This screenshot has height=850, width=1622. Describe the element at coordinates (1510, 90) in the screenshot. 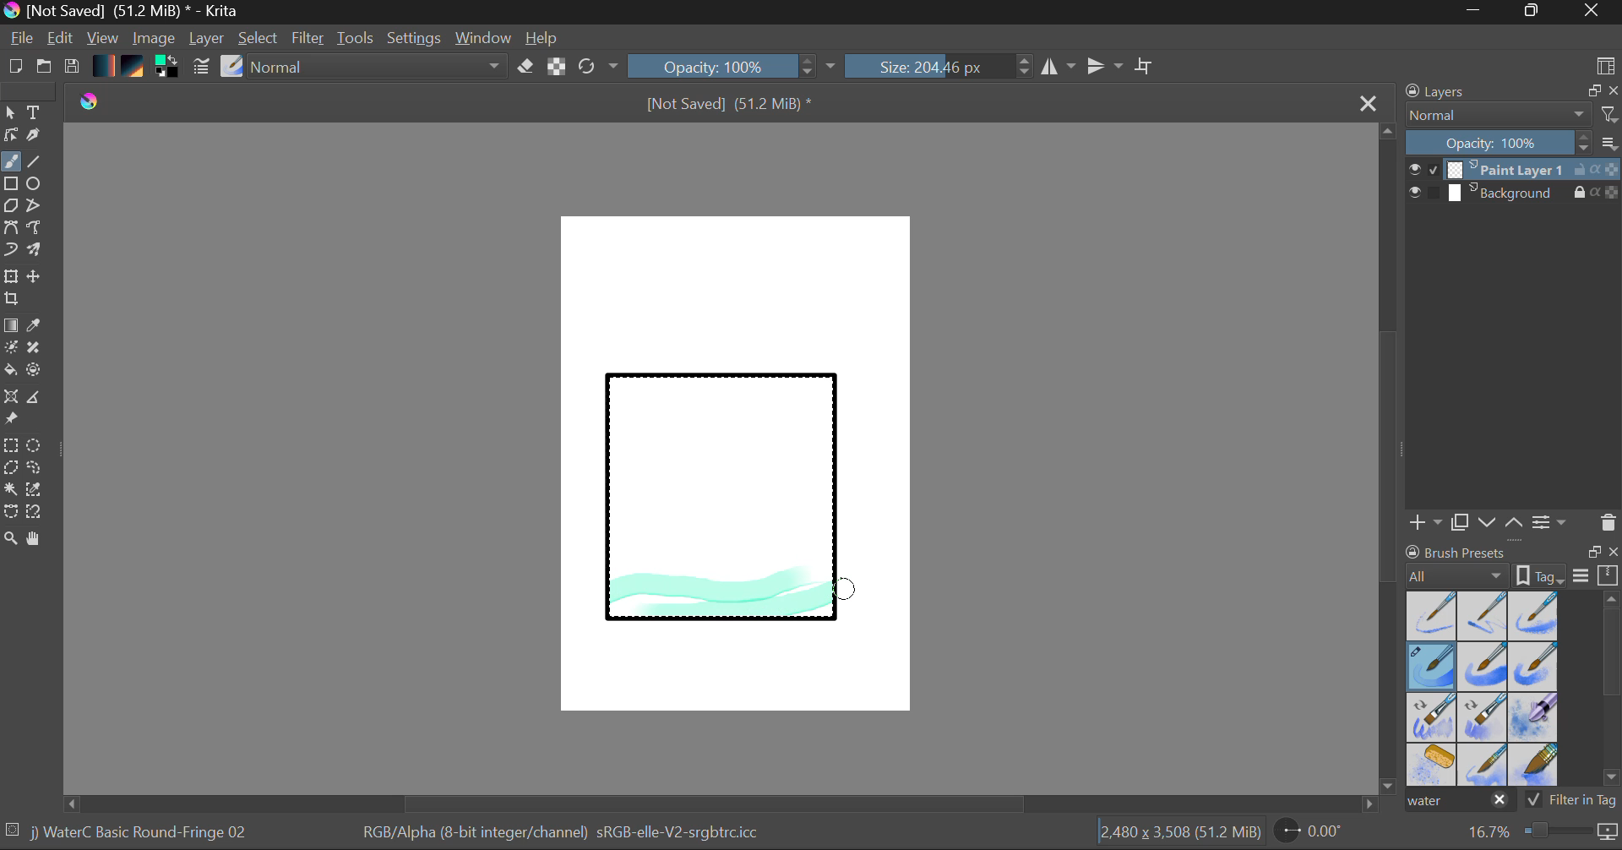

I see `Layers Docket Tab` at that location.